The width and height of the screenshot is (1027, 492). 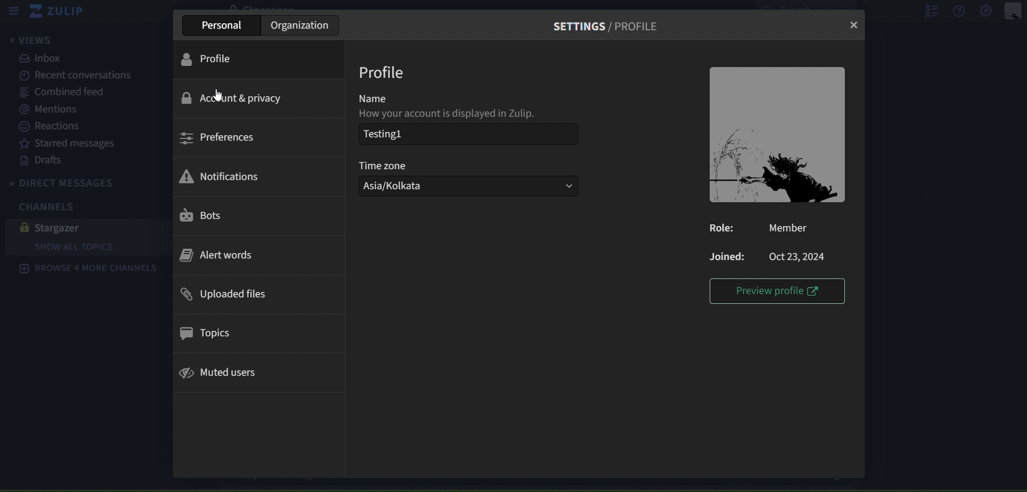 I want to click on mentions, so click(x=54, y=110).